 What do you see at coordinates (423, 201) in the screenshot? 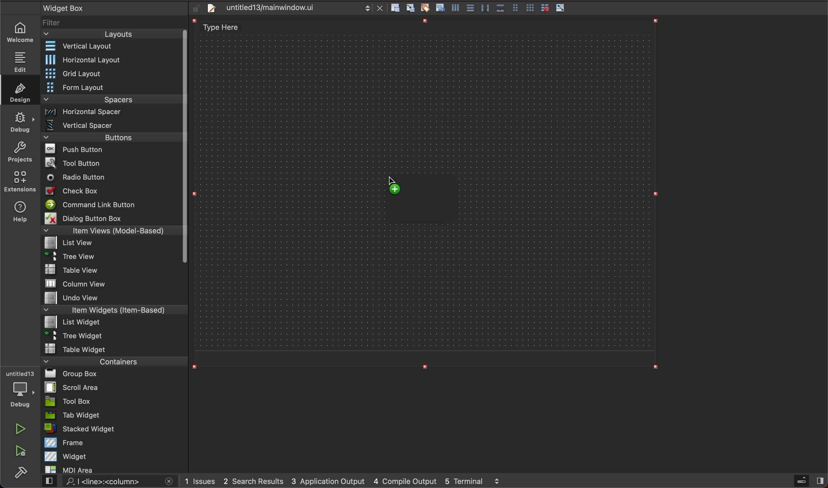
I see `display` at bounding box center [423, 201].